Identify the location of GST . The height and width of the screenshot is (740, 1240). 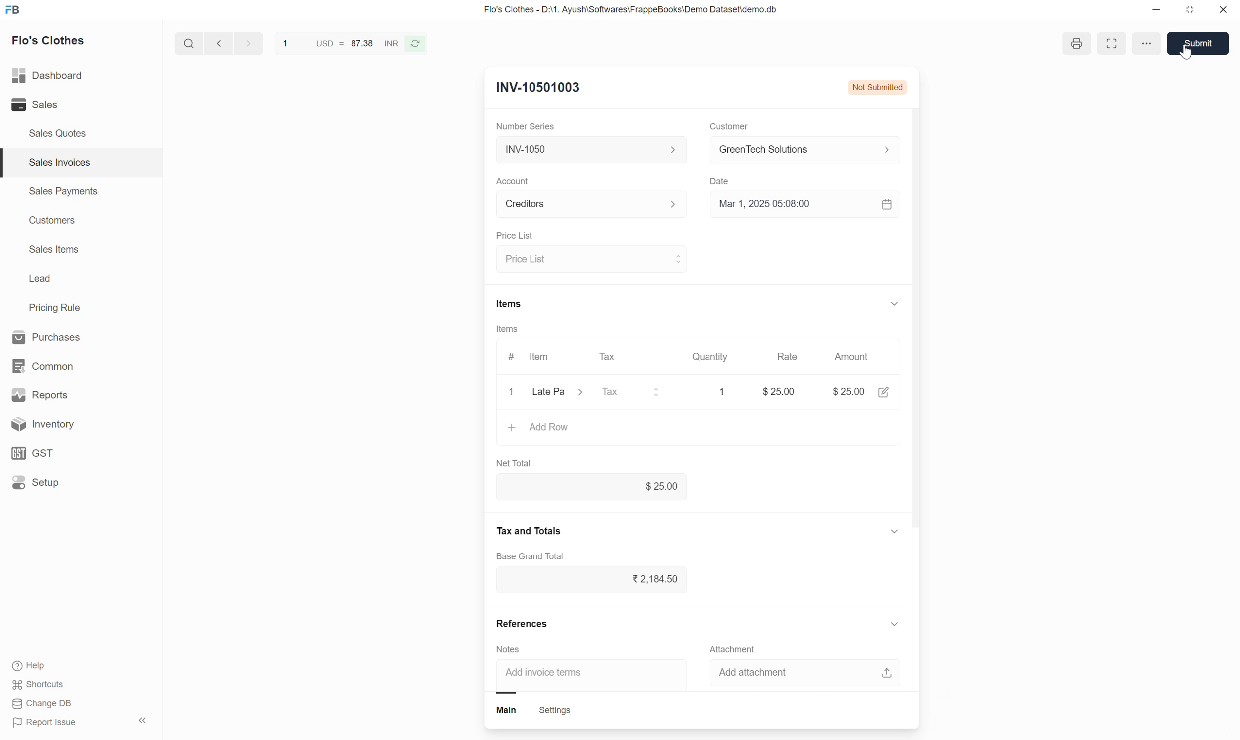
(69, 452).